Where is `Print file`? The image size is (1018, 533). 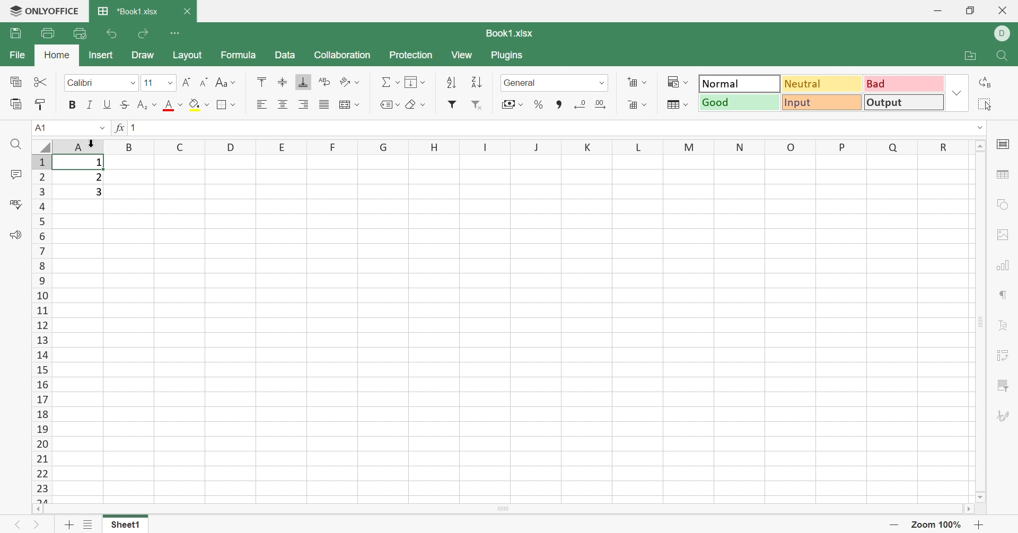 Print file is located at coordinates (48, 33).